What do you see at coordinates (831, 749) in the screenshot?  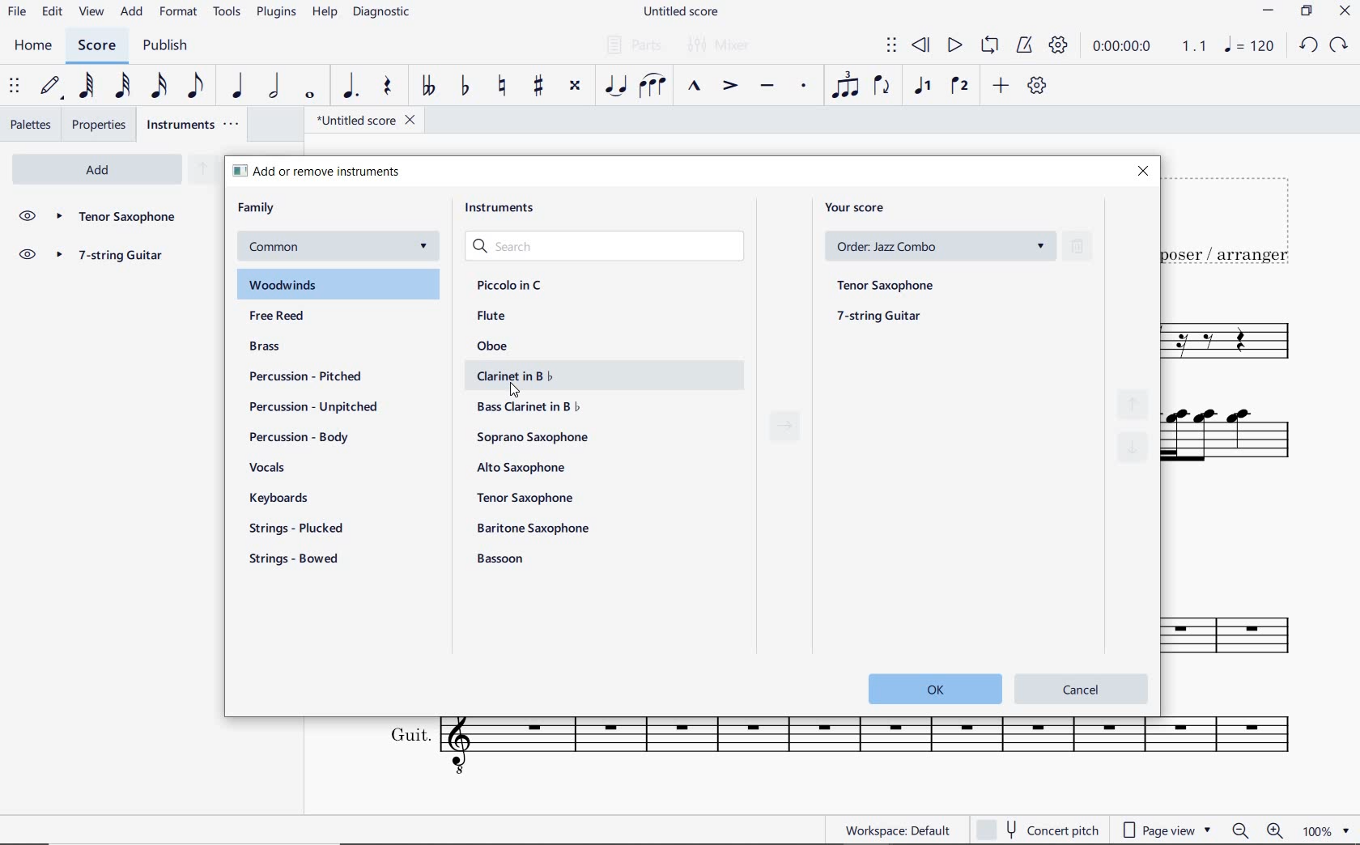 I see `INSTRUMENT: GUIT` at bounding box center [831, 749].